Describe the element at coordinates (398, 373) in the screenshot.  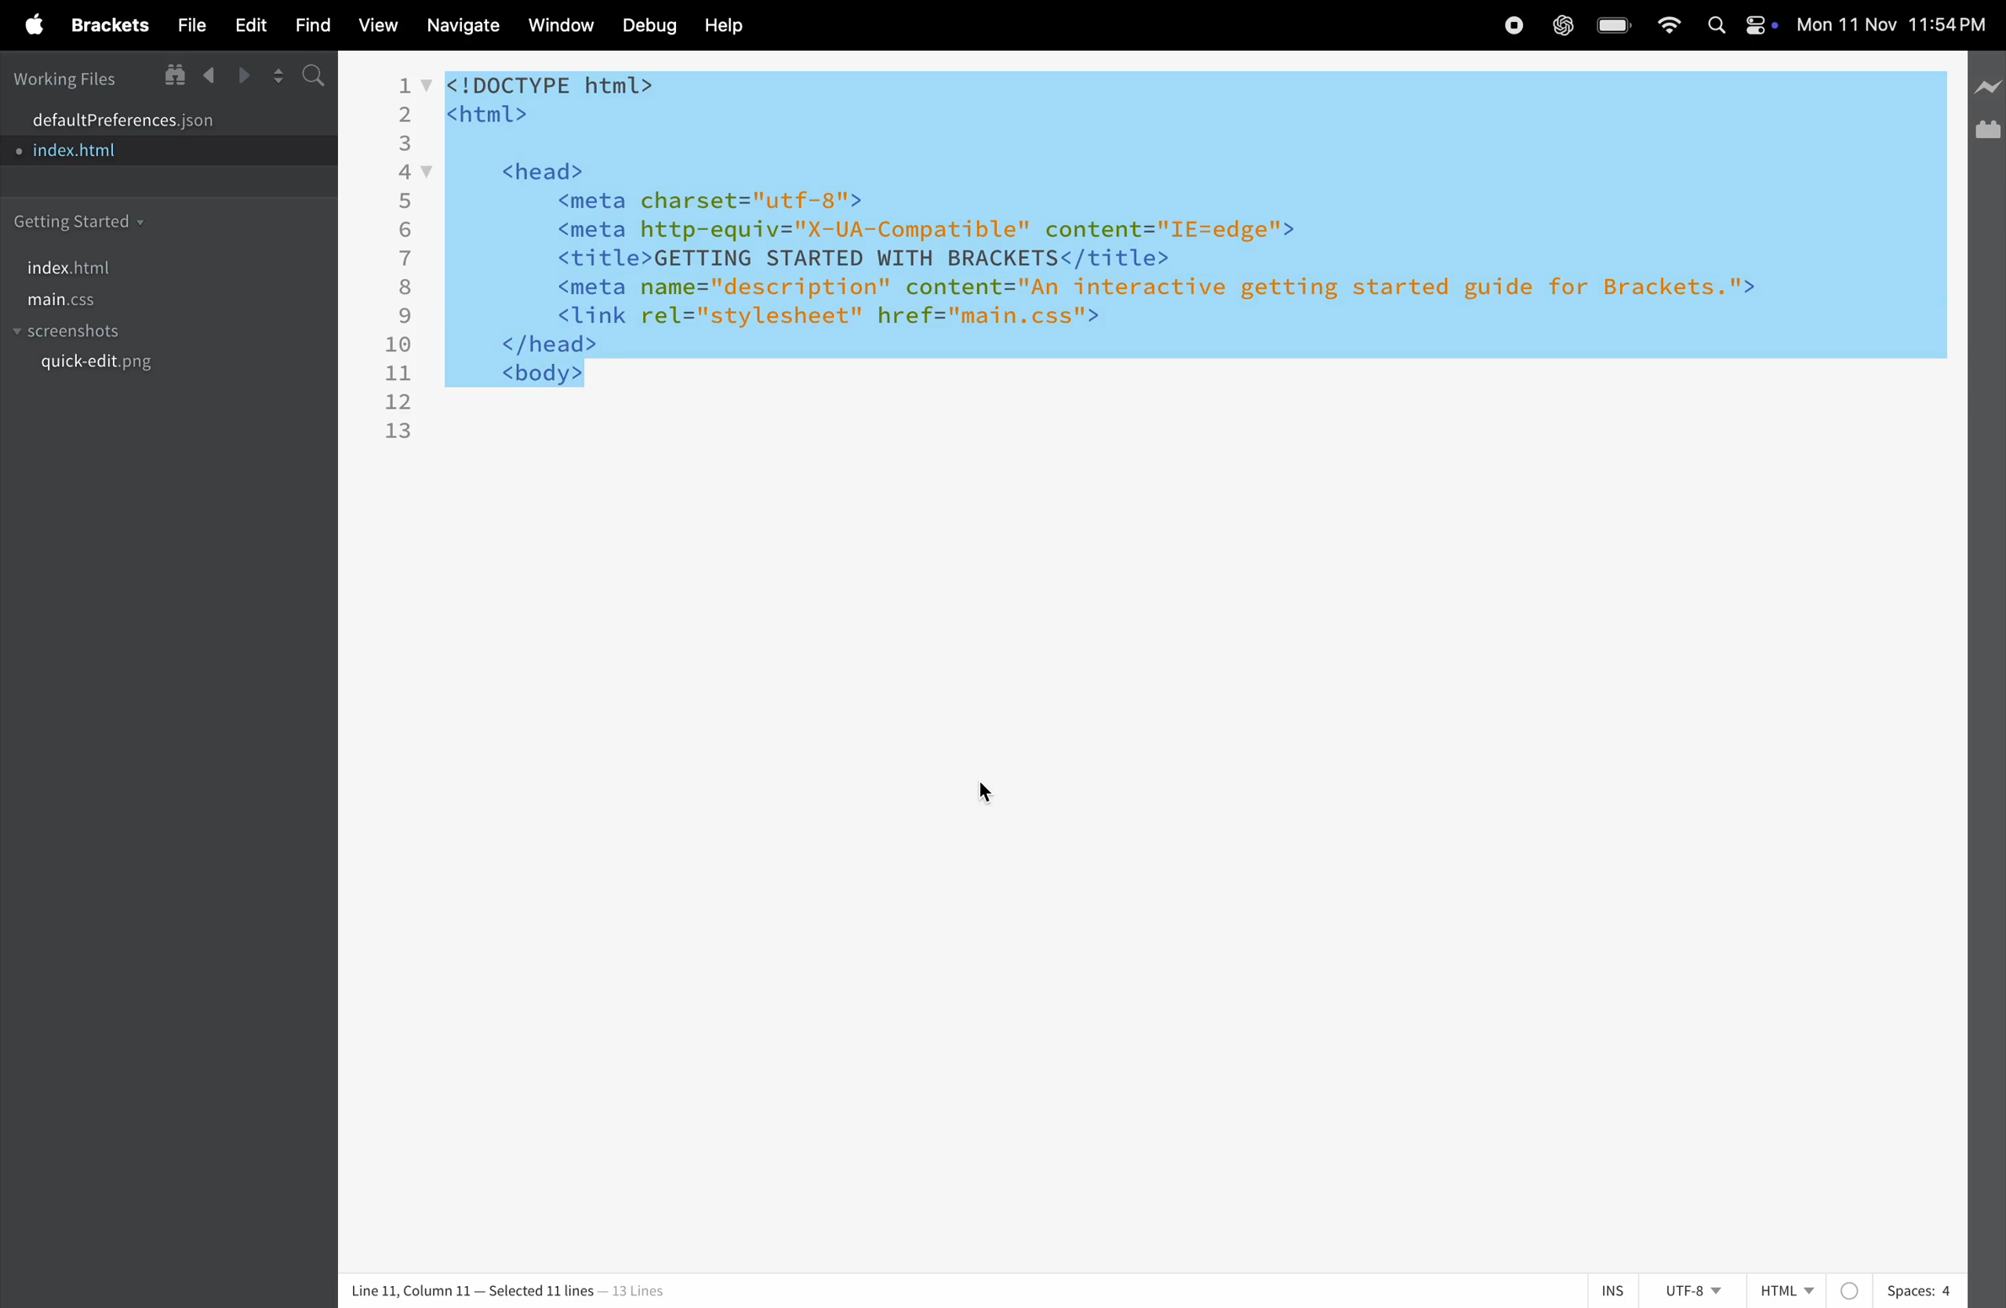
I see `11` at that location.